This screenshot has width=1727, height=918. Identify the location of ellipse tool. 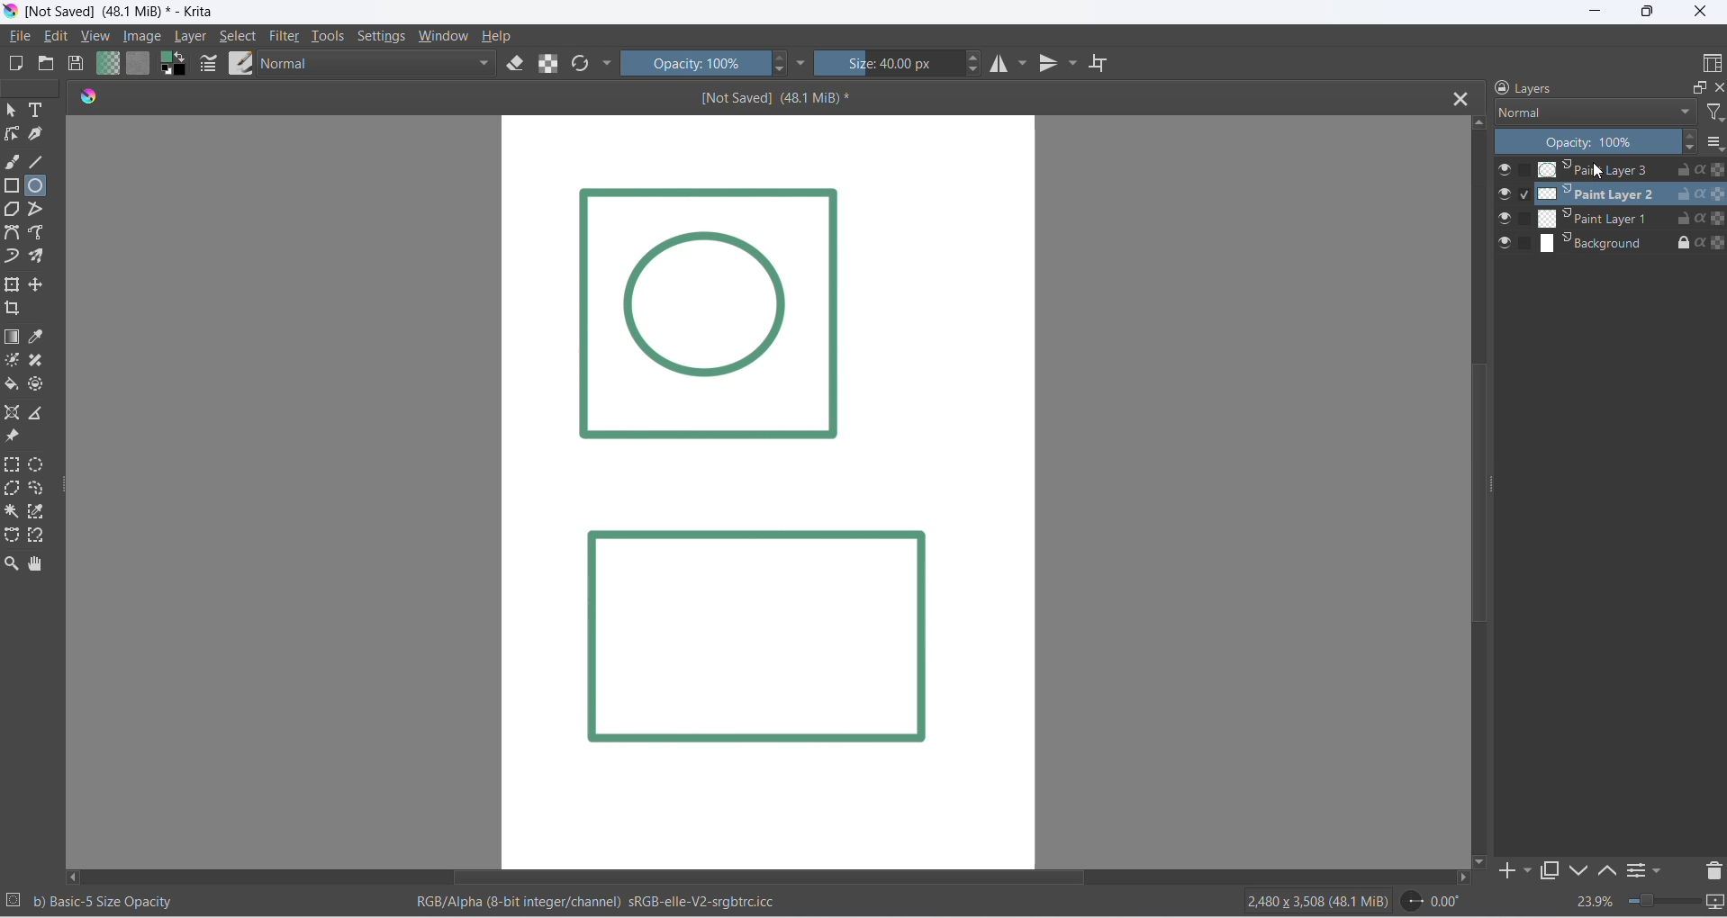
(42, 187).